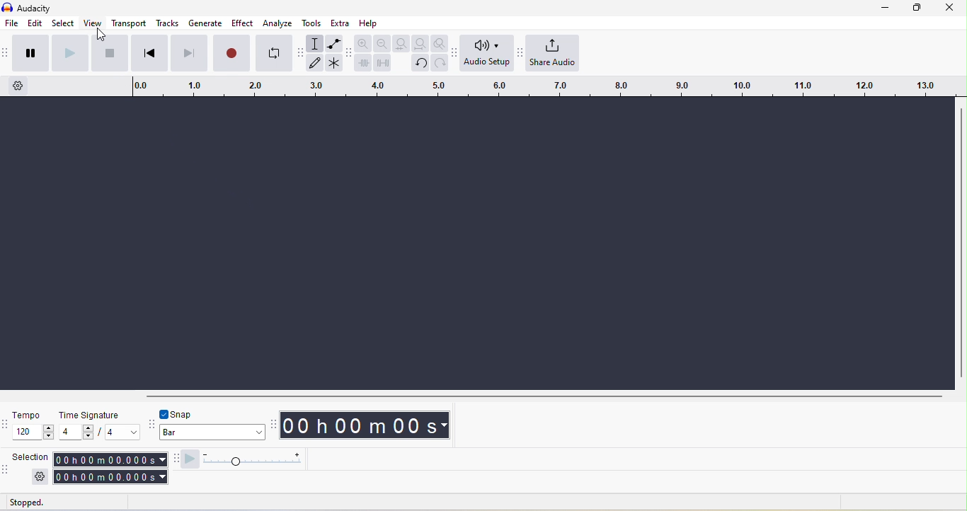  Describe the element at coordinates (6, 54) in the screenshot. I see `audacity transport toolbar` at that location.